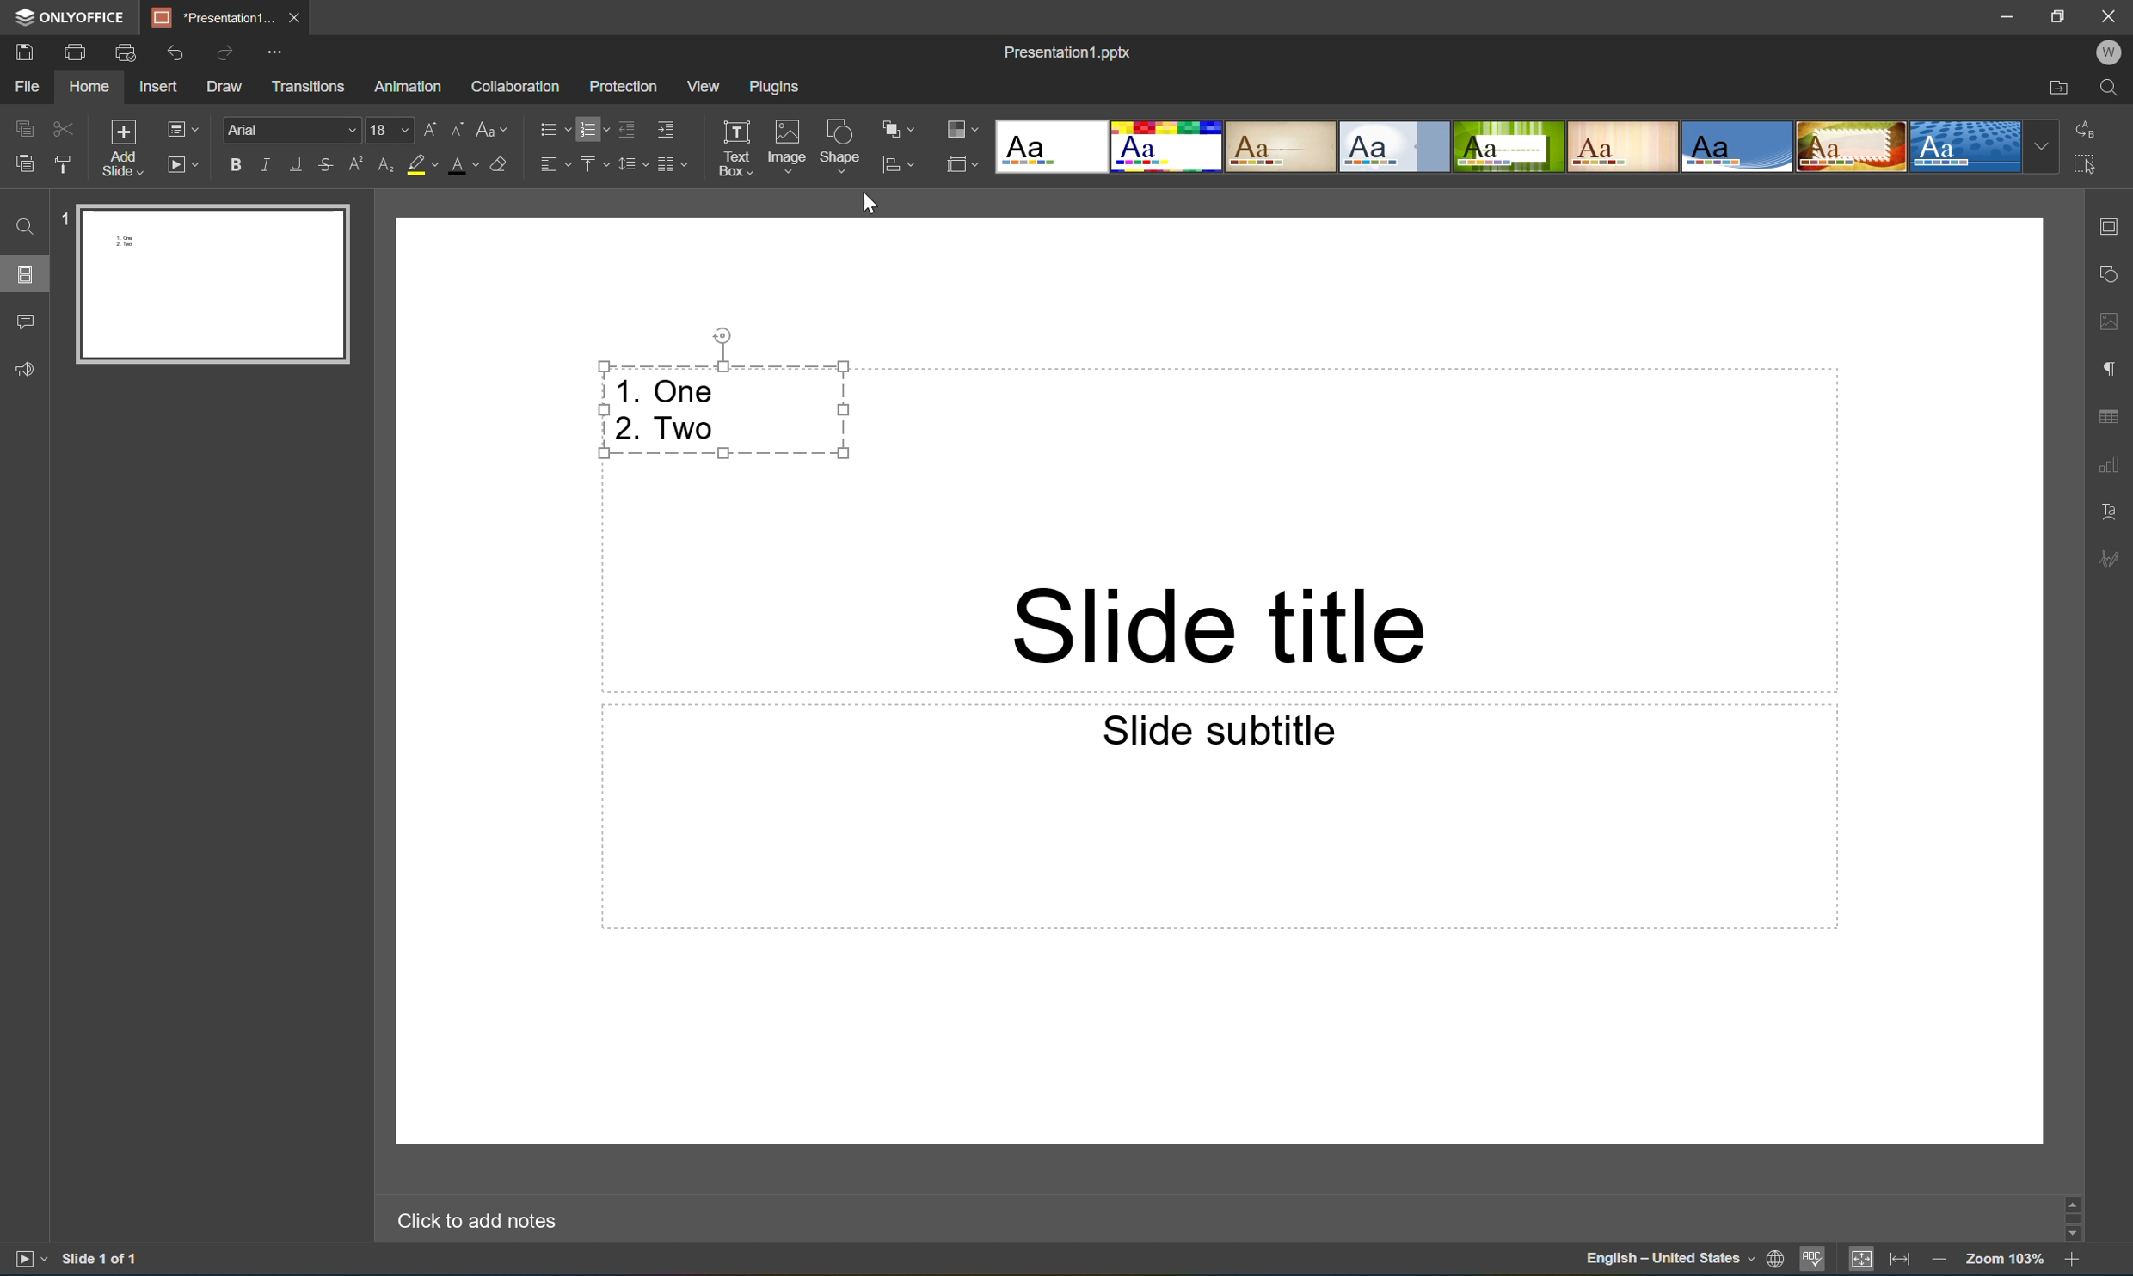 This screenshot has width=2133, height=1276. What do you see at coordinates (216, 18) in the screenshot?
I see `*Presentation1...` at bounding box center [216, 18].